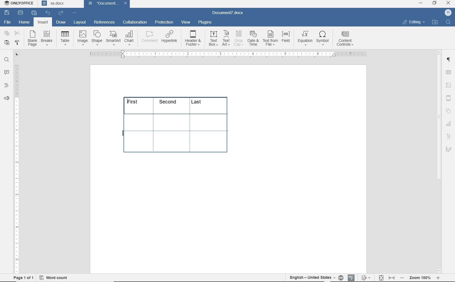 The width and height of the screenshot is (455, 282). I want to click on plugins, so click(205, 22).